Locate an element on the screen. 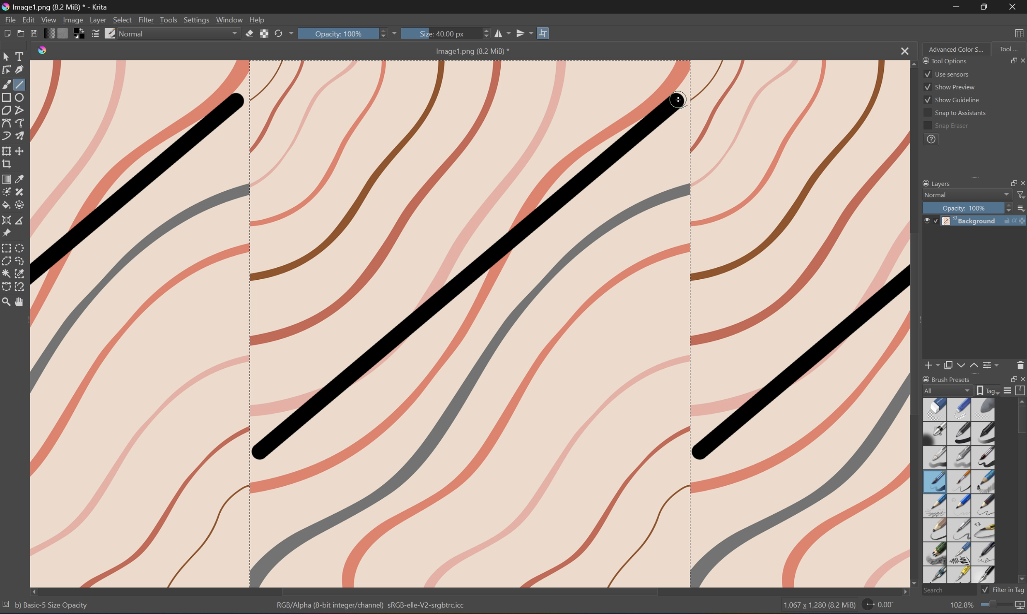  Slider is located at coordinates (996, 604).